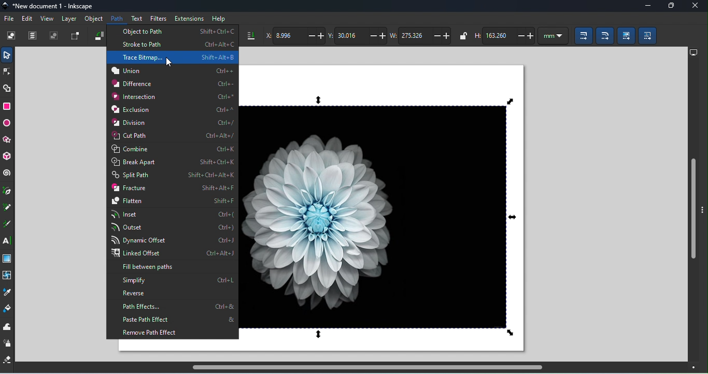 This screenshot has width=708, height=374. I want to click on Reverse, so click(166, 295).